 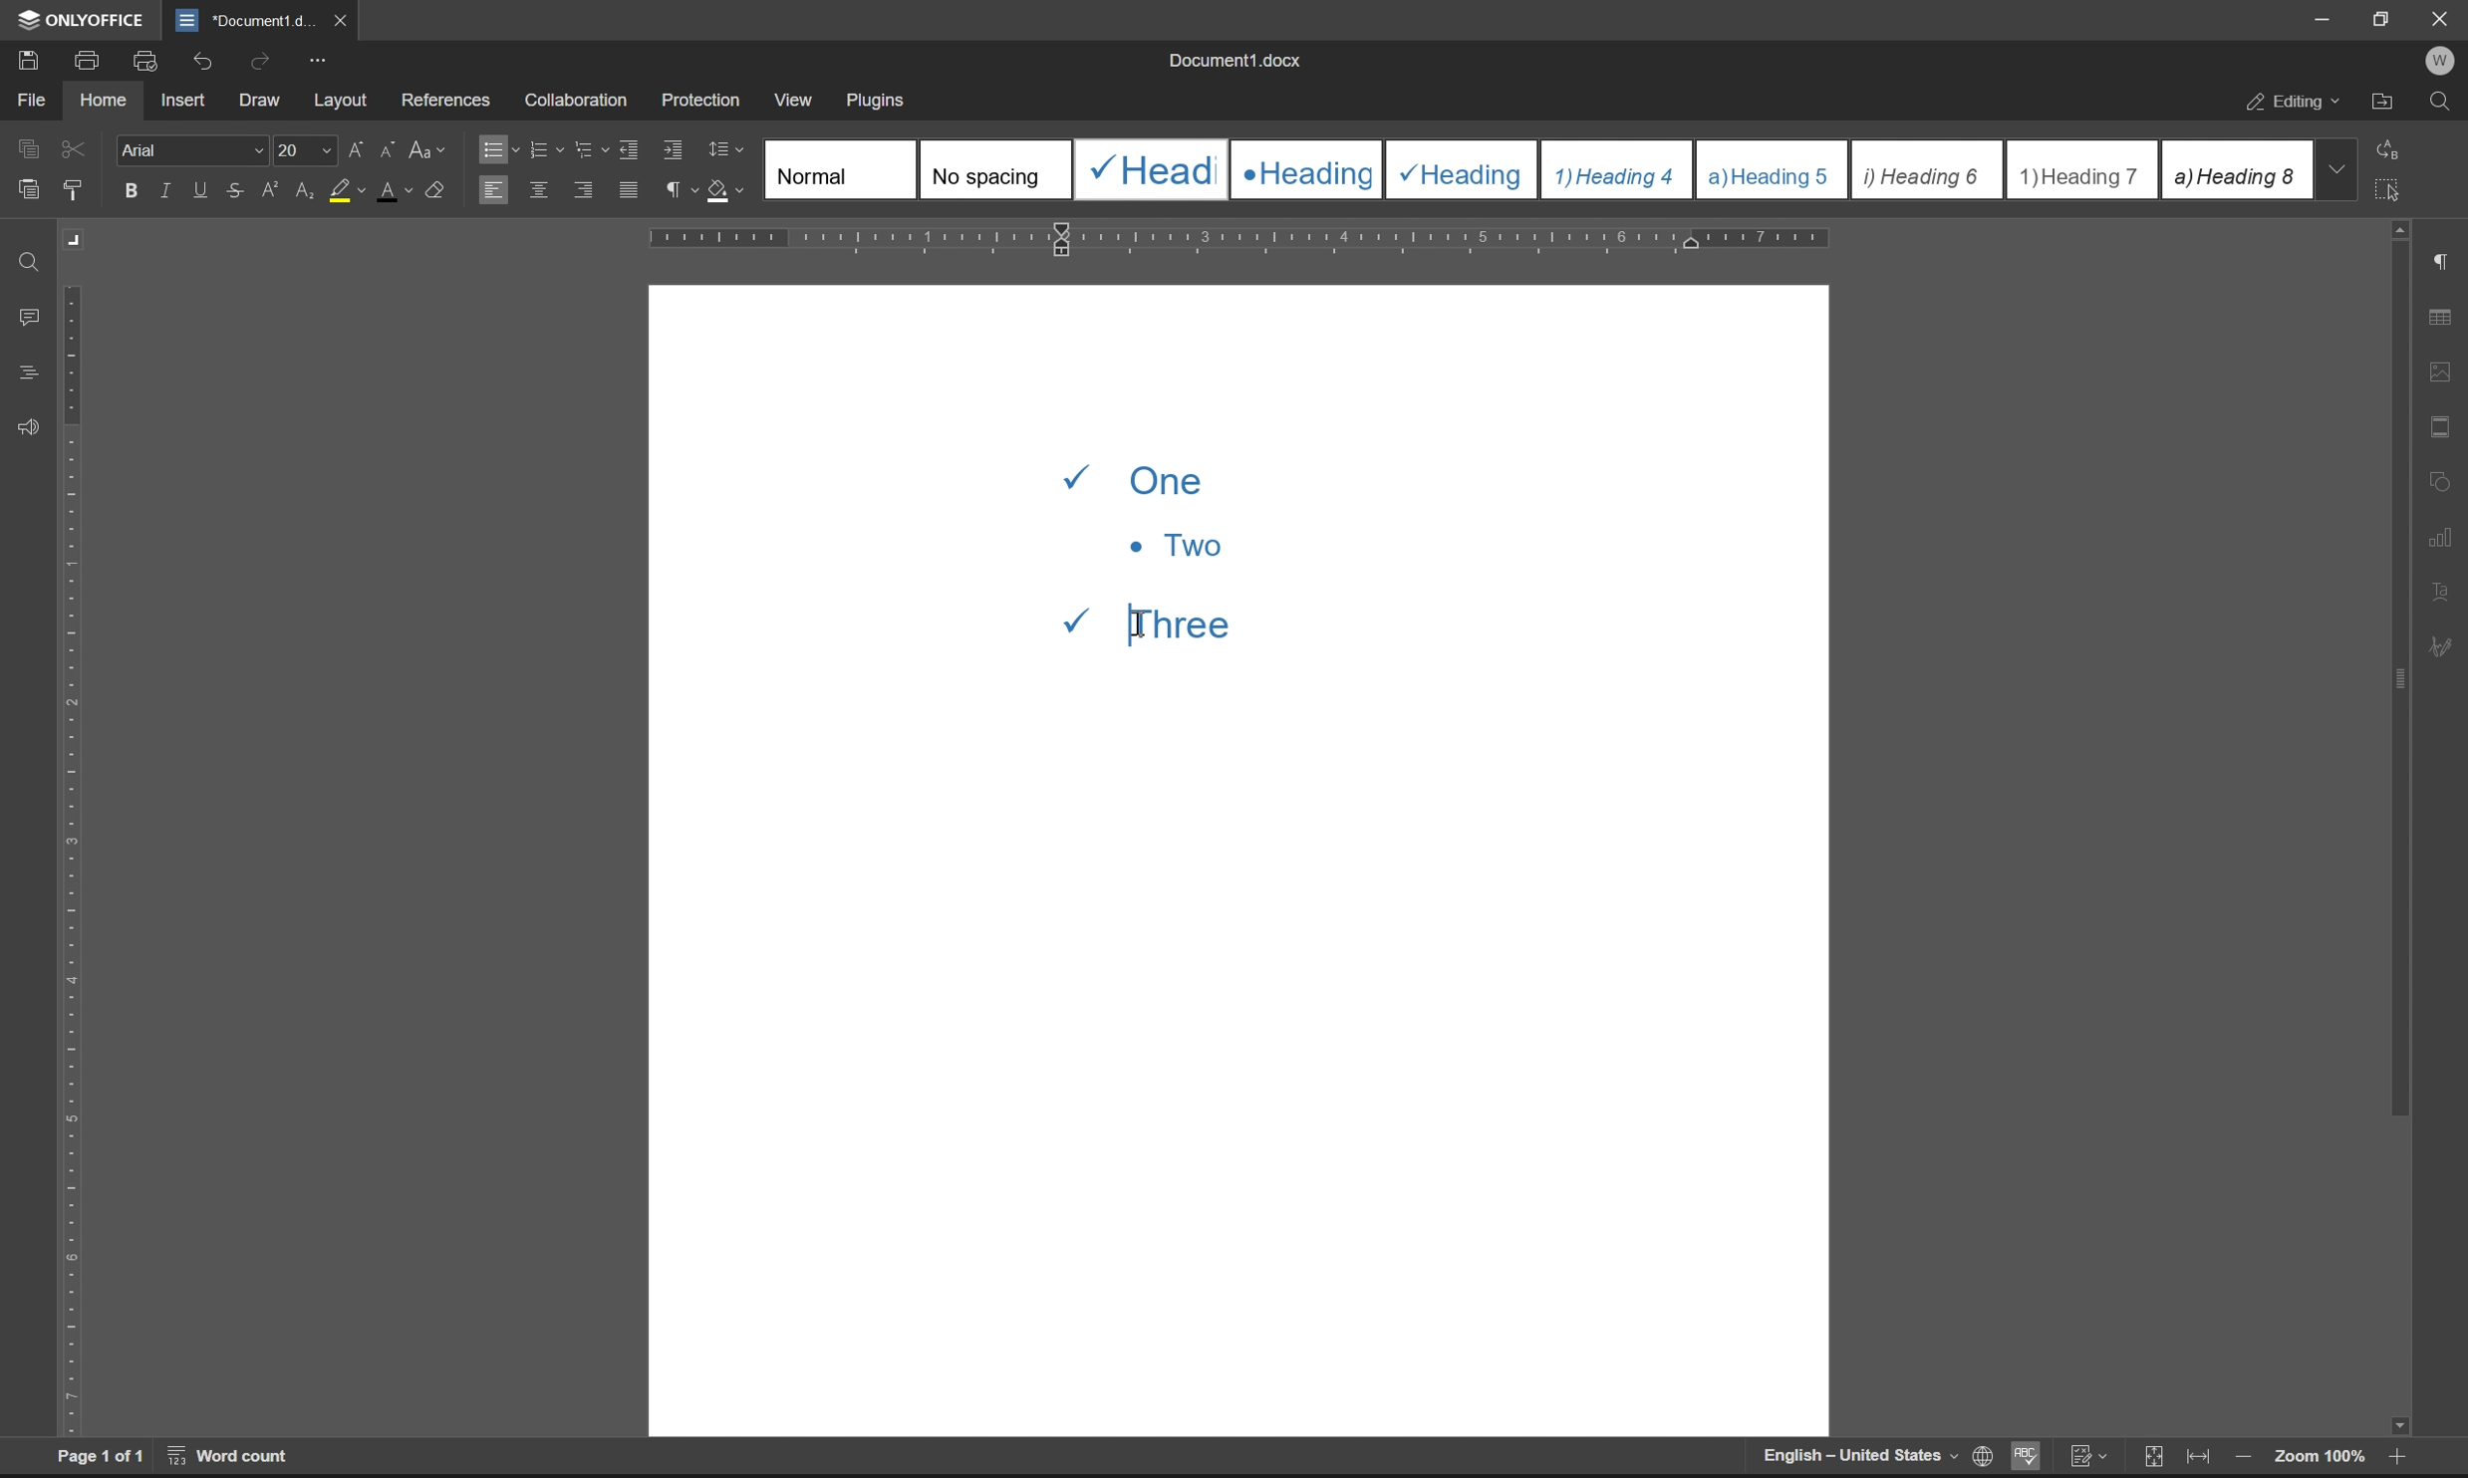 What do you see at coordinates (354, 145) in the screenshot?
I see `increment font case` at bounding box center [354, 145].